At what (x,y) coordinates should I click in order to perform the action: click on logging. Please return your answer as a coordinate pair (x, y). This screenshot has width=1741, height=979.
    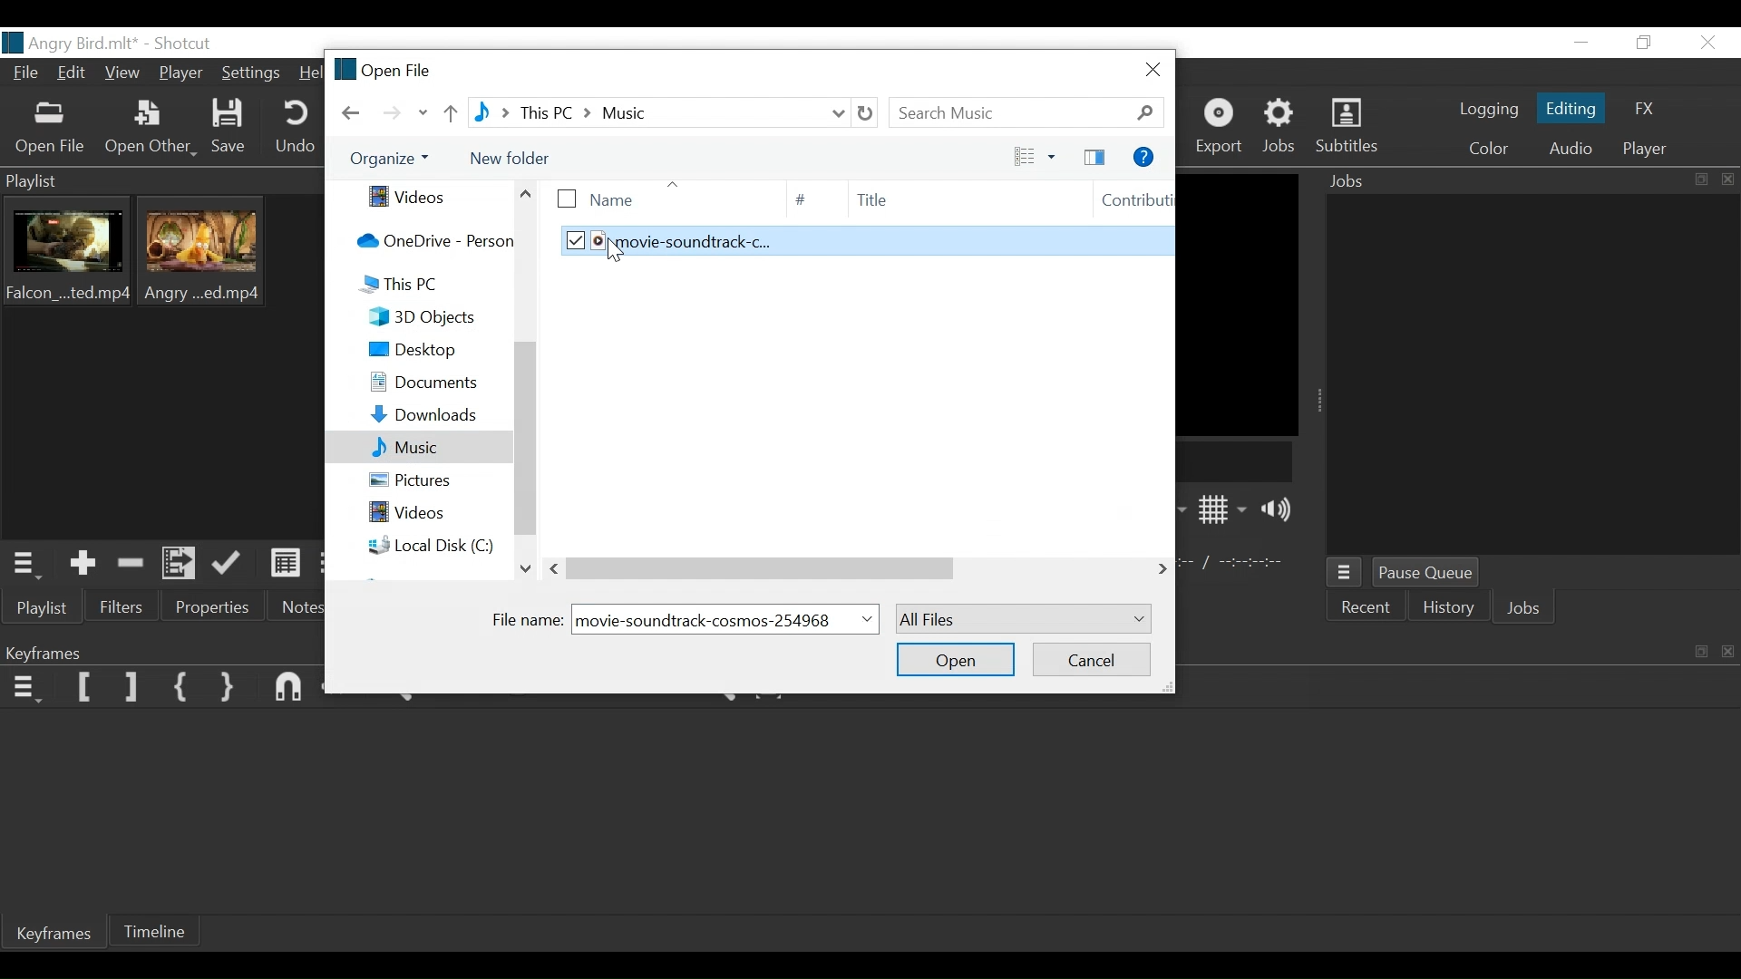
    Looking at the image, I should click on (1483, 111).